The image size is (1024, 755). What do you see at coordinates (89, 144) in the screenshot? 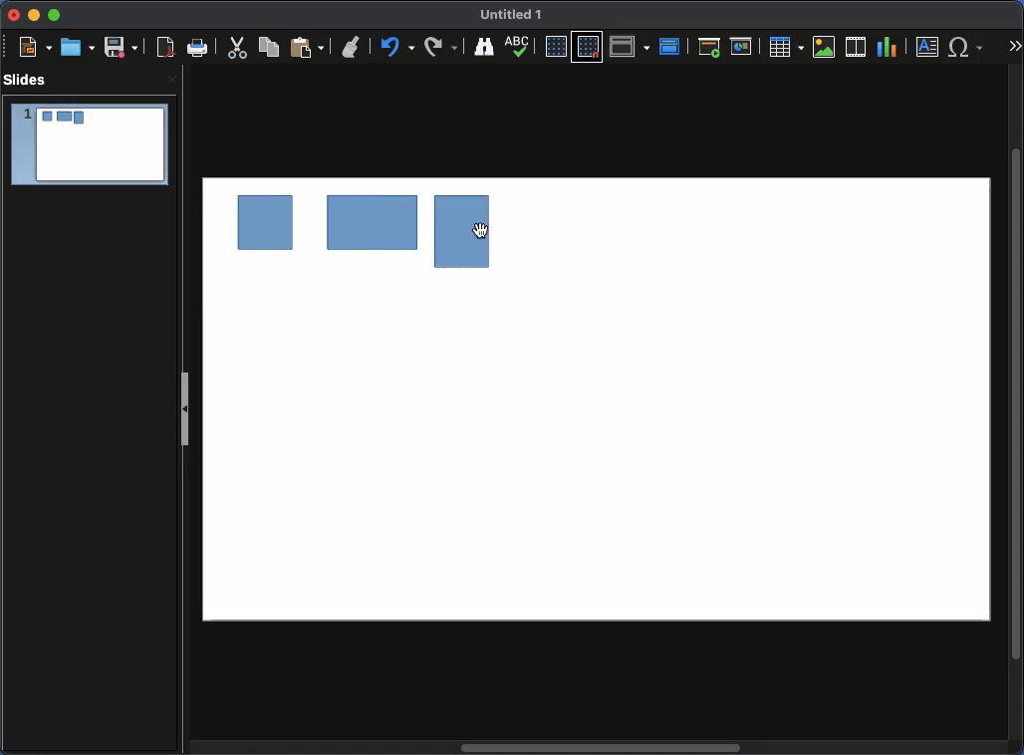
I see `Slide` at bounding box center [89, 144].